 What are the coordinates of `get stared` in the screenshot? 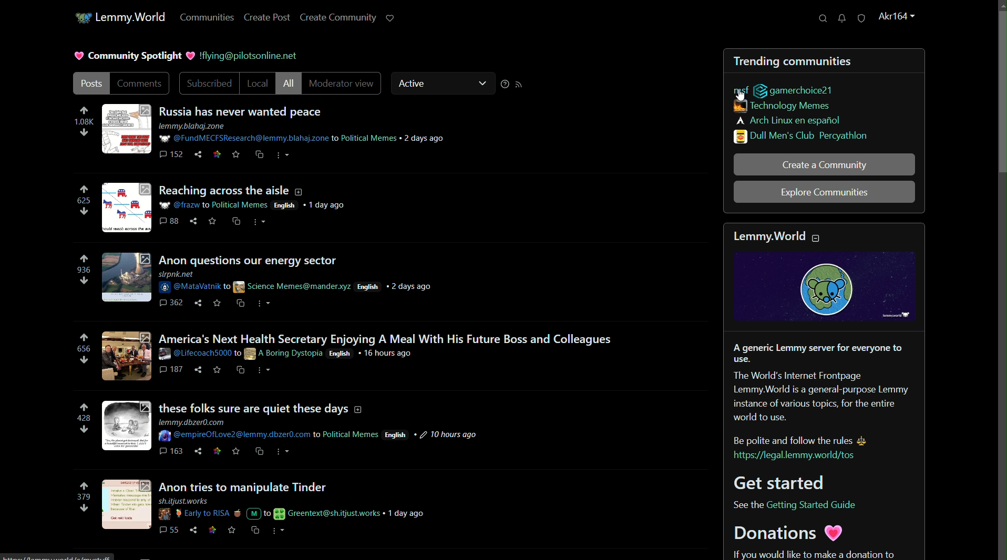 It's located at (776, 482).